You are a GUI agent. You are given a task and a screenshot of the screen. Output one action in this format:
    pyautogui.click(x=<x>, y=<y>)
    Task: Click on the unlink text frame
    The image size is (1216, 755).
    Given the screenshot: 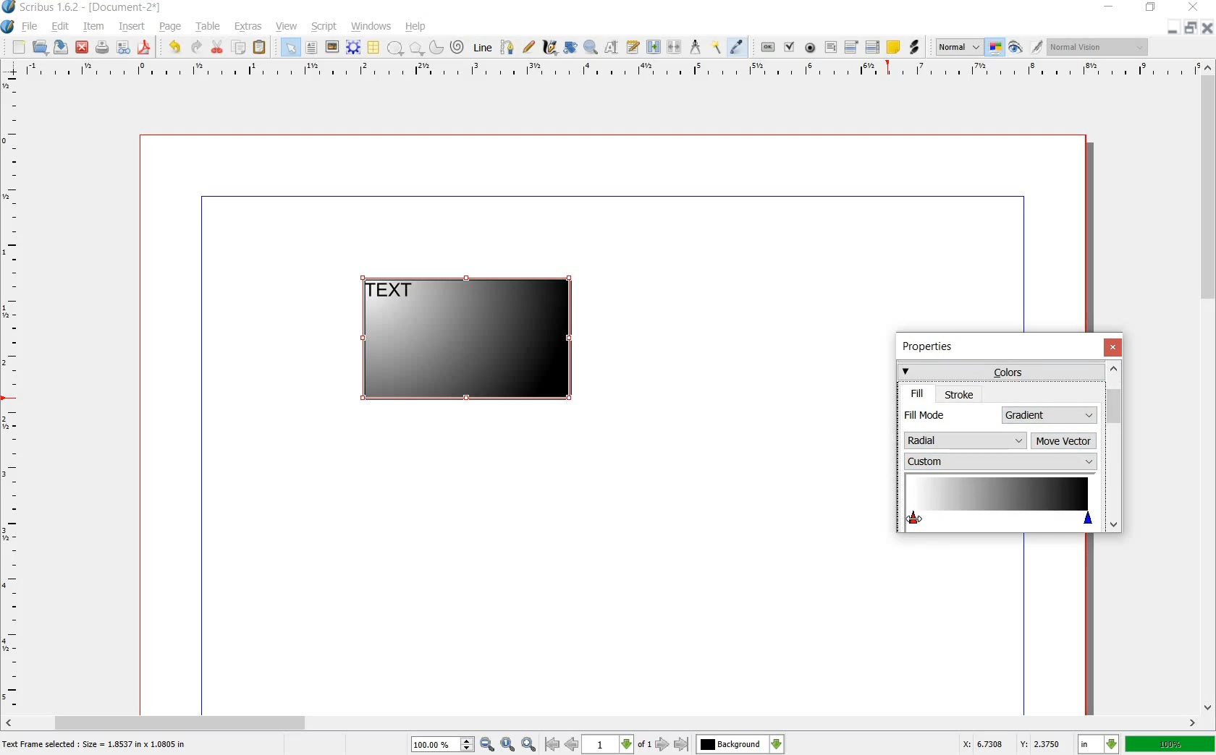 What is the action you would take?
    pyautogui.click(x=675, y=48)
    